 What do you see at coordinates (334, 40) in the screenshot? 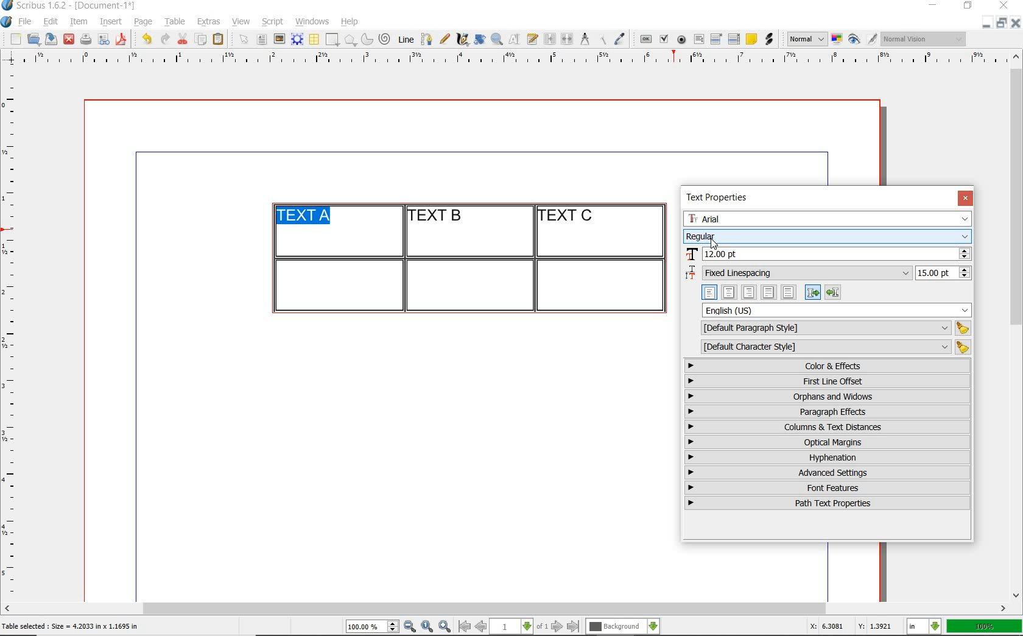
I see `shape` at bounding box center [334, 40].